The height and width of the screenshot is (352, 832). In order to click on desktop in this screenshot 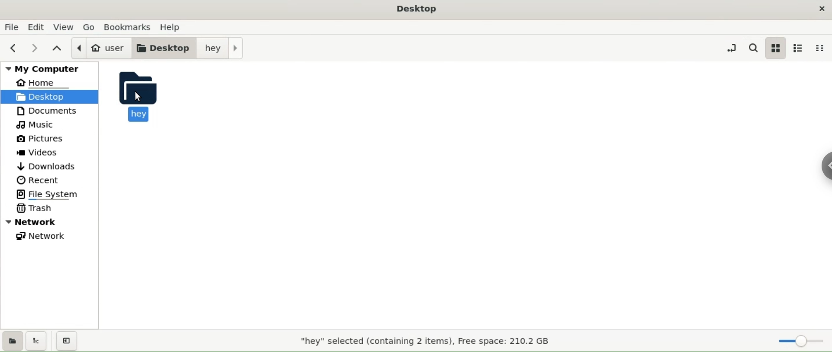, I will do `click(49, 97)`.